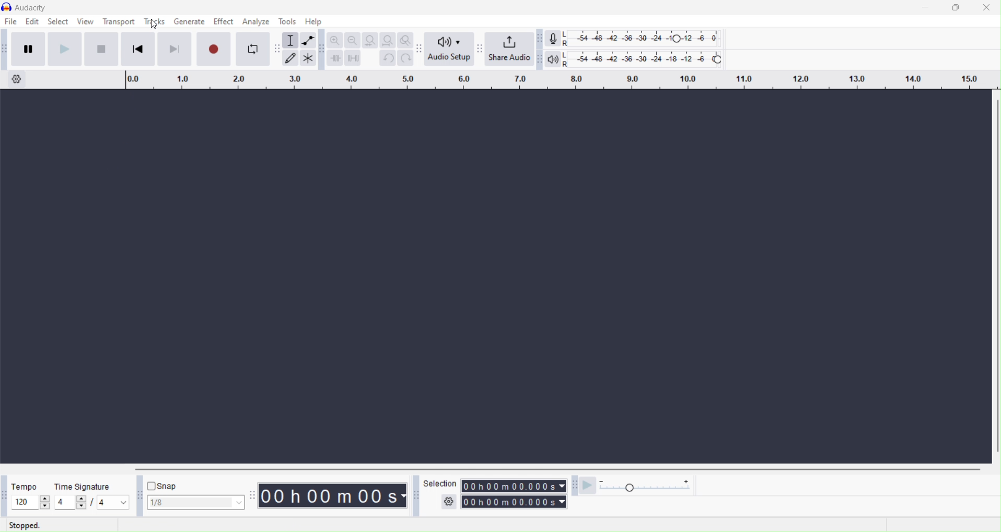 This screenshot has height=532, width=1001. What do you see at coordinates (32, 7) in the screenshot?
I see `current window: Audacity` at bounding box center [32, 7].